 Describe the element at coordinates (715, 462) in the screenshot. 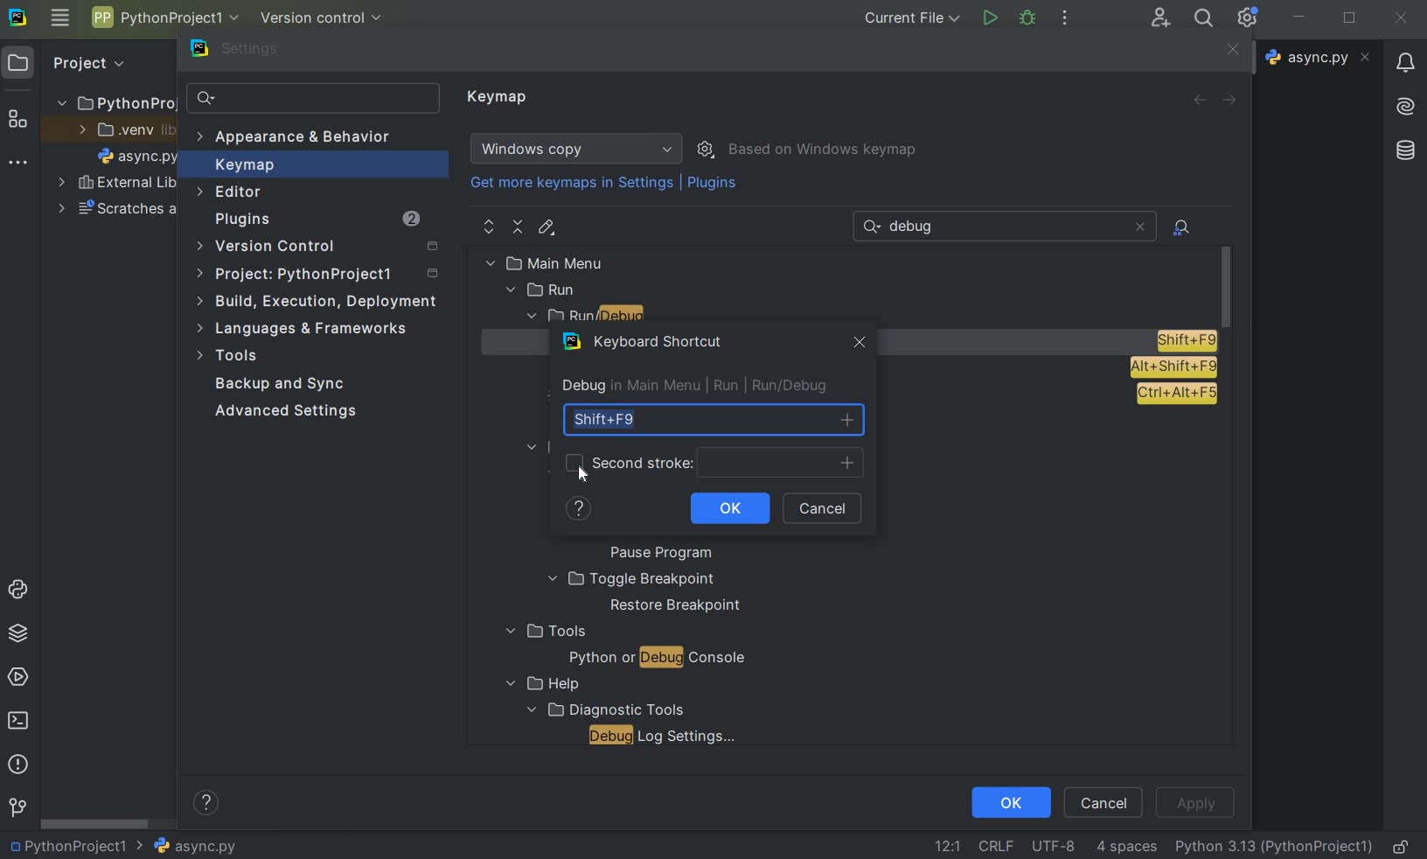

I see `second stroke` at that location.